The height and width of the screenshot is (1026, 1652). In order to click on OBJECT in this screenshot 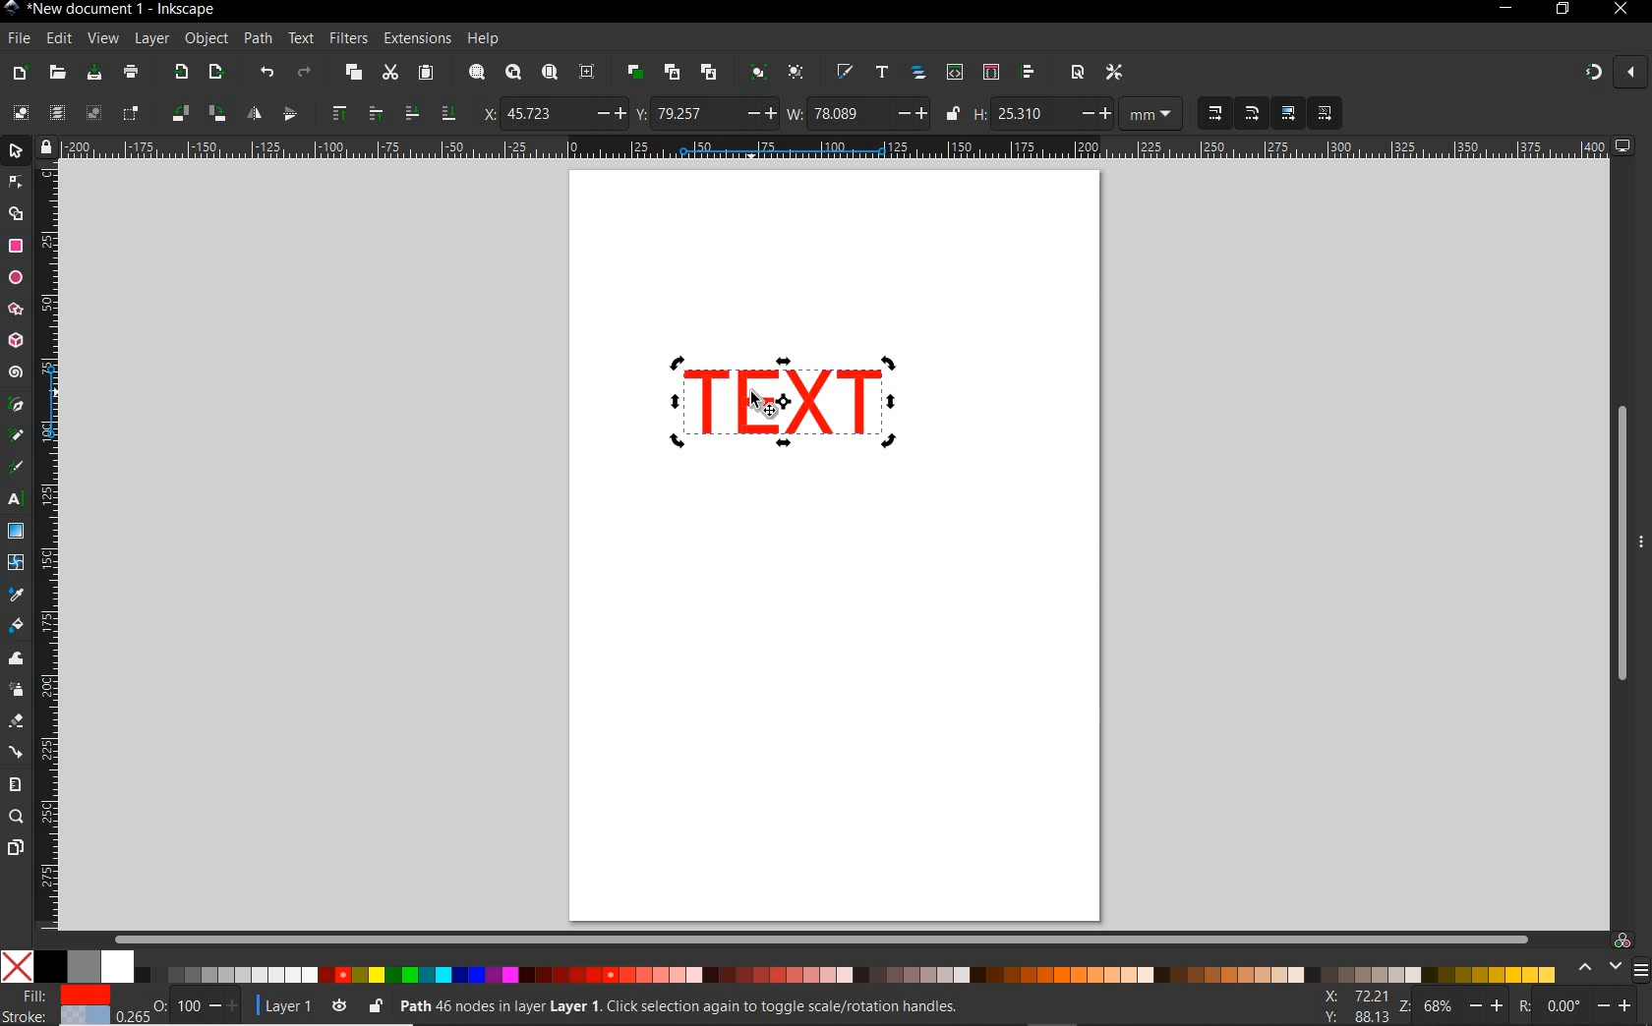, I will do `click(206, 41)`.